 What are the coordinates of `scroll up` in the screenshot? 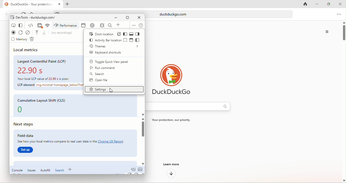 It's located at (143, 119).